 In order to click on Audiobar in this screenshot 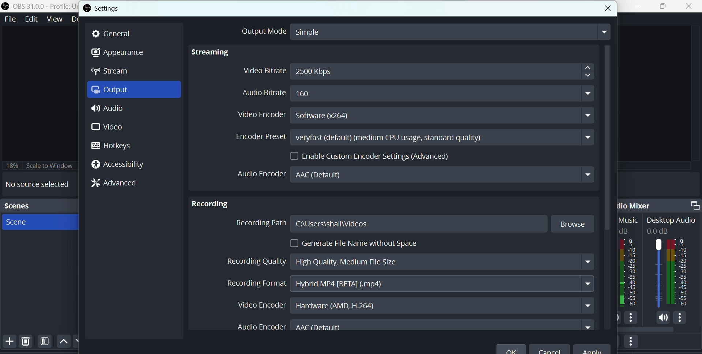, I will do `click(658, 274)`.